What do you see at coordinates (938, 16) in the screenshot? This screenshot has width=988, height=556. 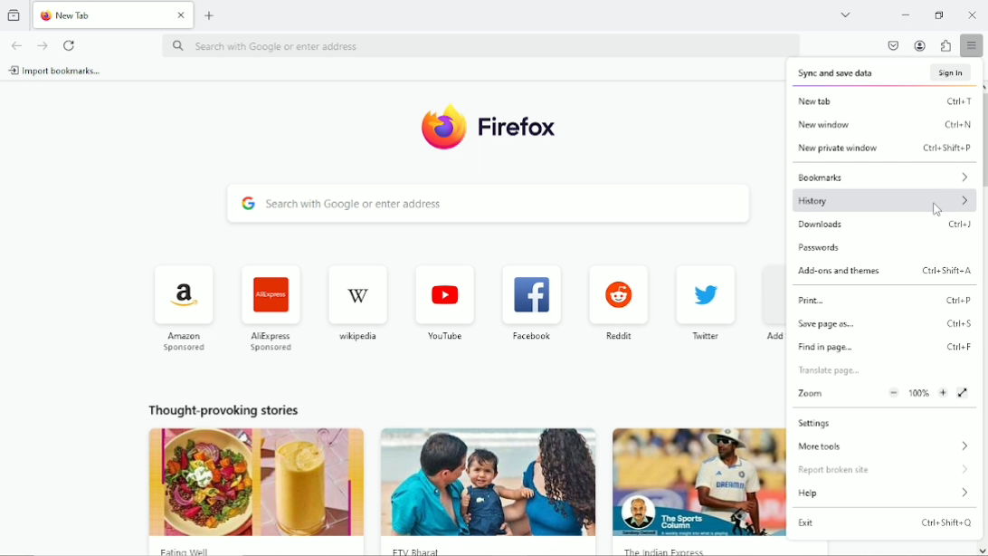 I see `restore down` at bounding box center [938, 16].